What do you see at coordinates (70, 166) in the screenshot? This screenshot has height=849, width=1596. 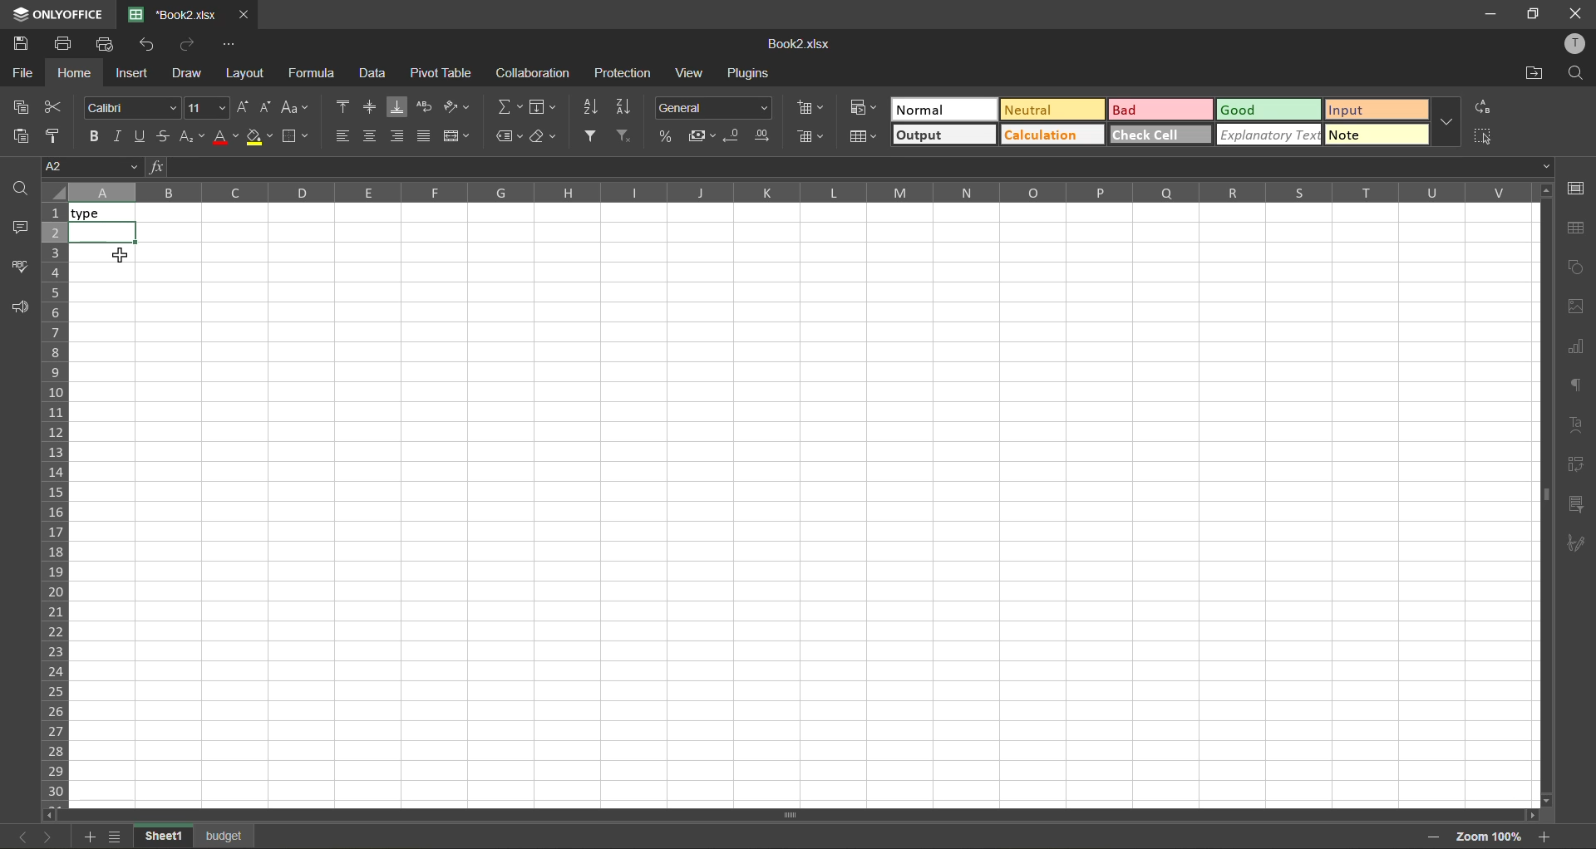 I see `cell address changed` at bounding box center [70, 166].